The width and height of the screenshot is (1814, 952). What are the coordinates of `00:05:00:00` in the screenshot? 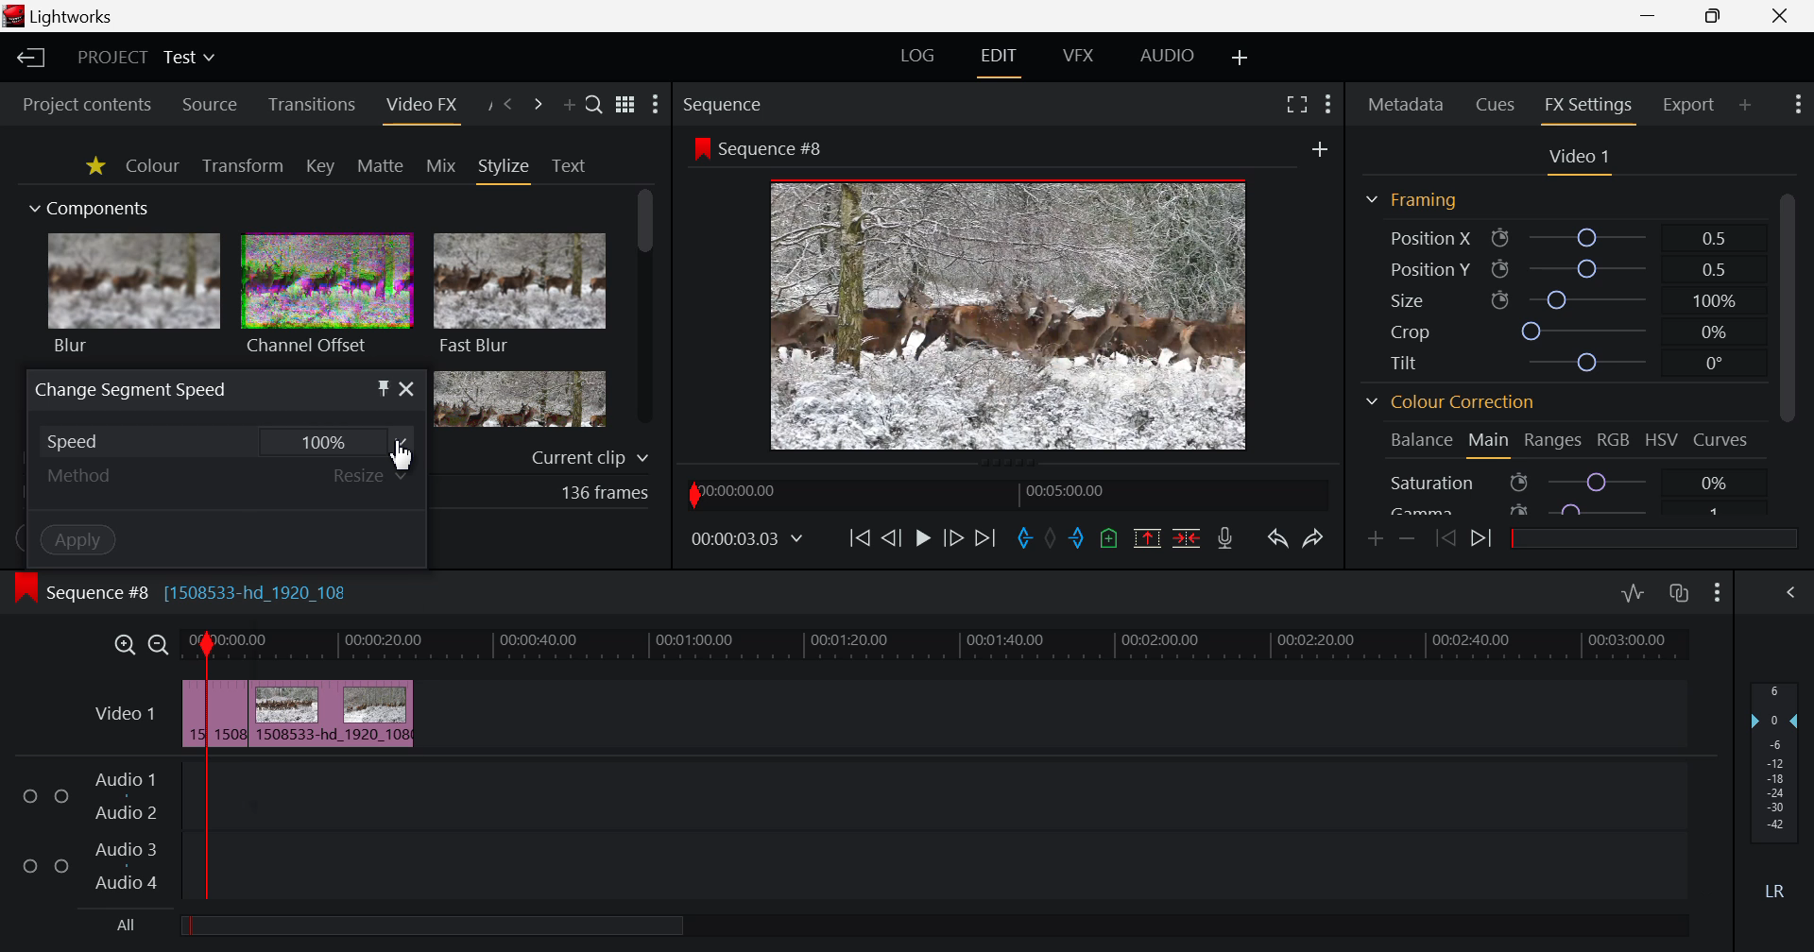 It's located at (1066, 489).